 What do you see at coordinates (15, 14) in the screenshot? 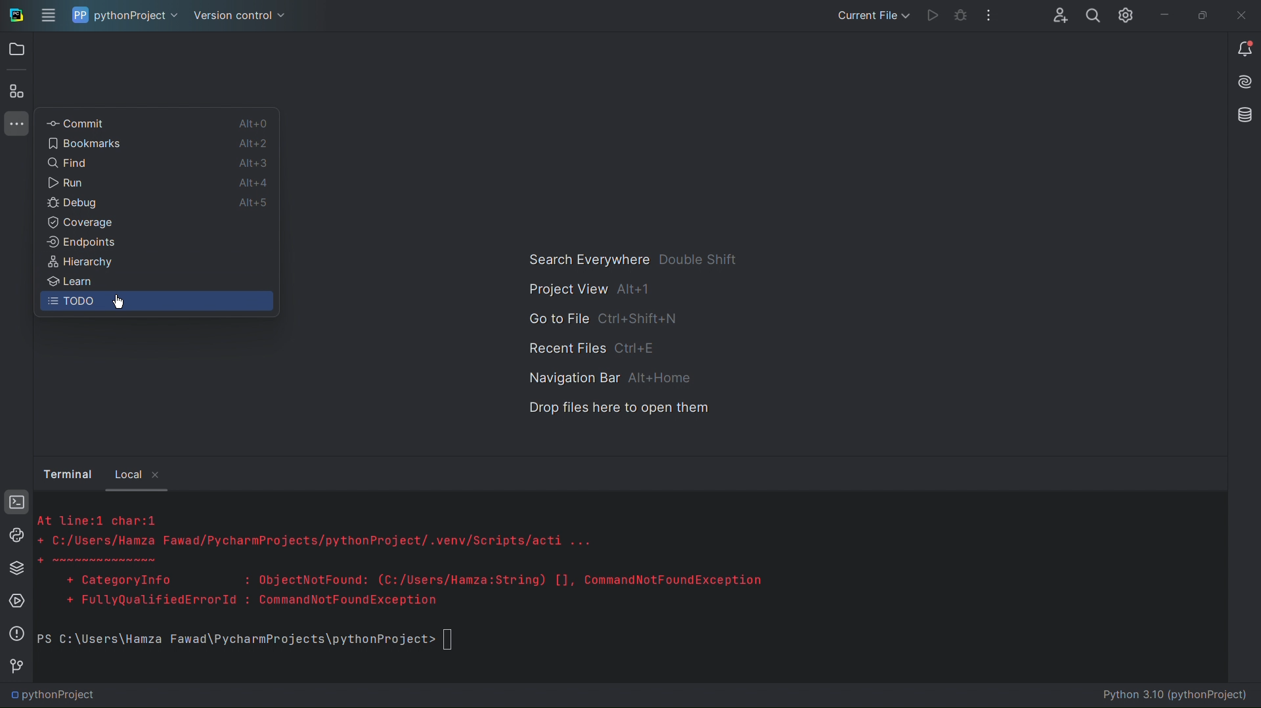
I see `Logo` at bounding box center [15, 14].